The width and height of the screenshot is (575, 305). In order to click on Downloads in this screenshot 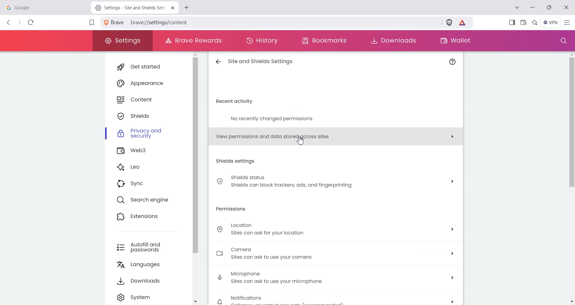, I will do `click(151, 282)`.